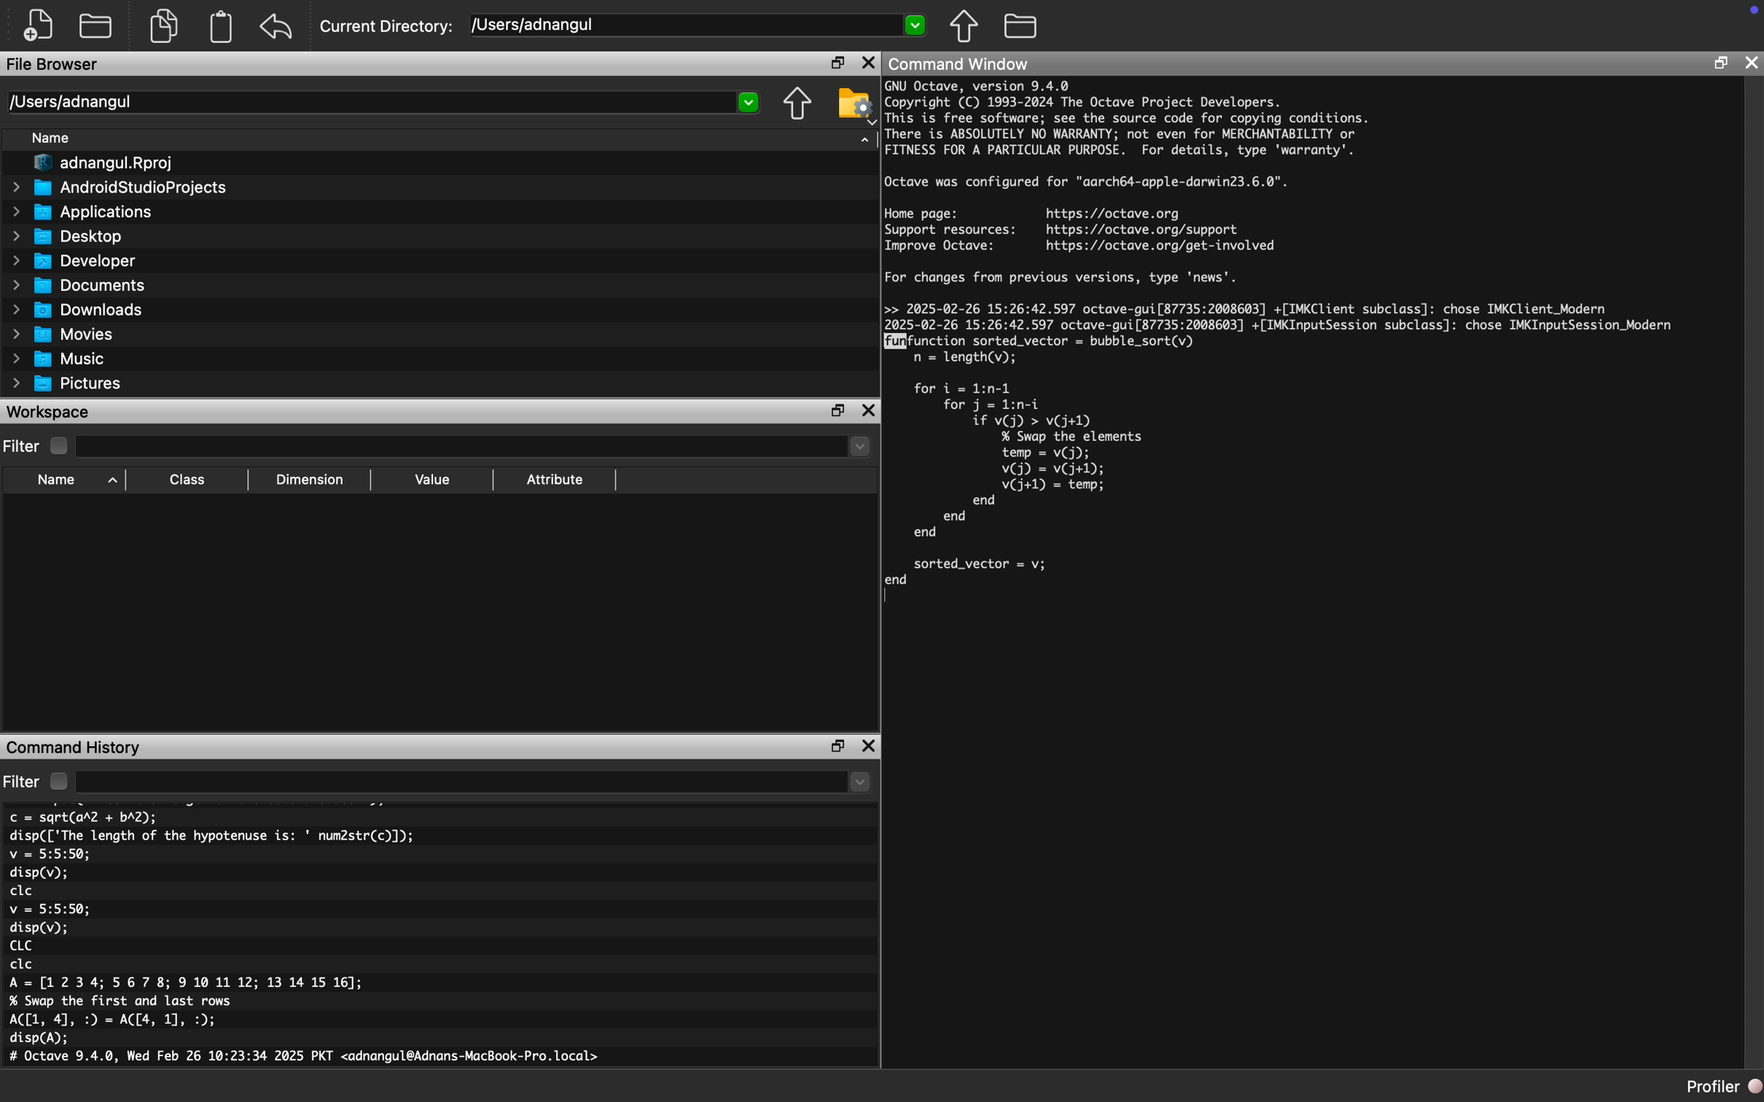 Image resolution: width=1764 pixels, height=1102 pixels. I want to click on v = 5:5:50;, so click(50, 909).